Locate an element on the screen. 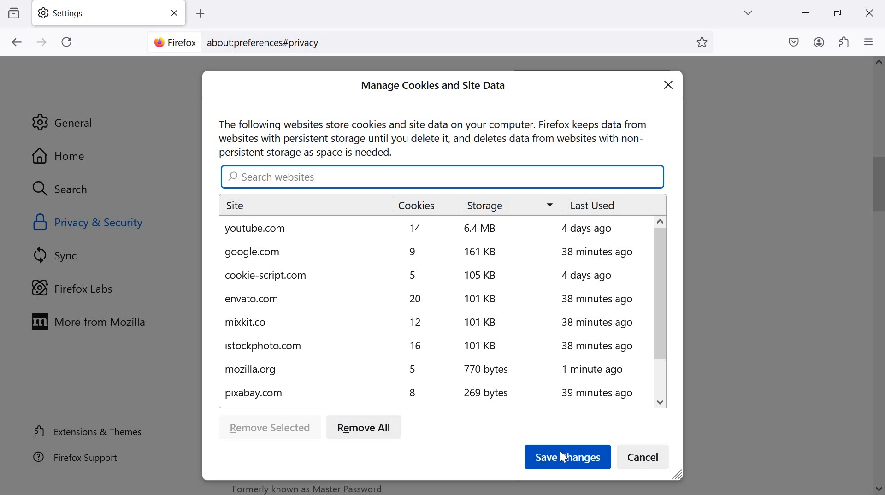  Privacy & security is located at coordinates (91, 223).